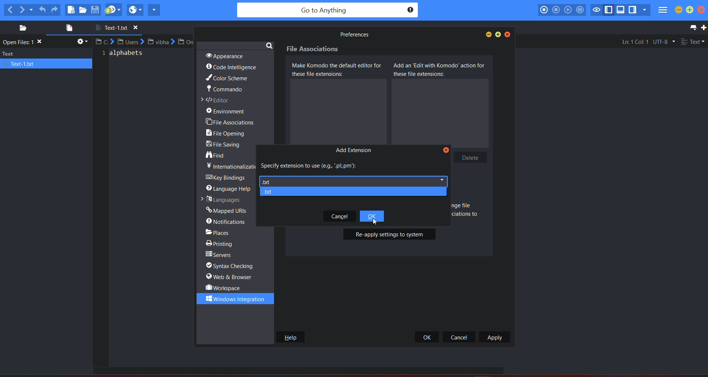 The image size is (708, 377). What do you see at coordinates (459, 337) in the screenshot?
I see `cancel` at bounding box center [459, 337].